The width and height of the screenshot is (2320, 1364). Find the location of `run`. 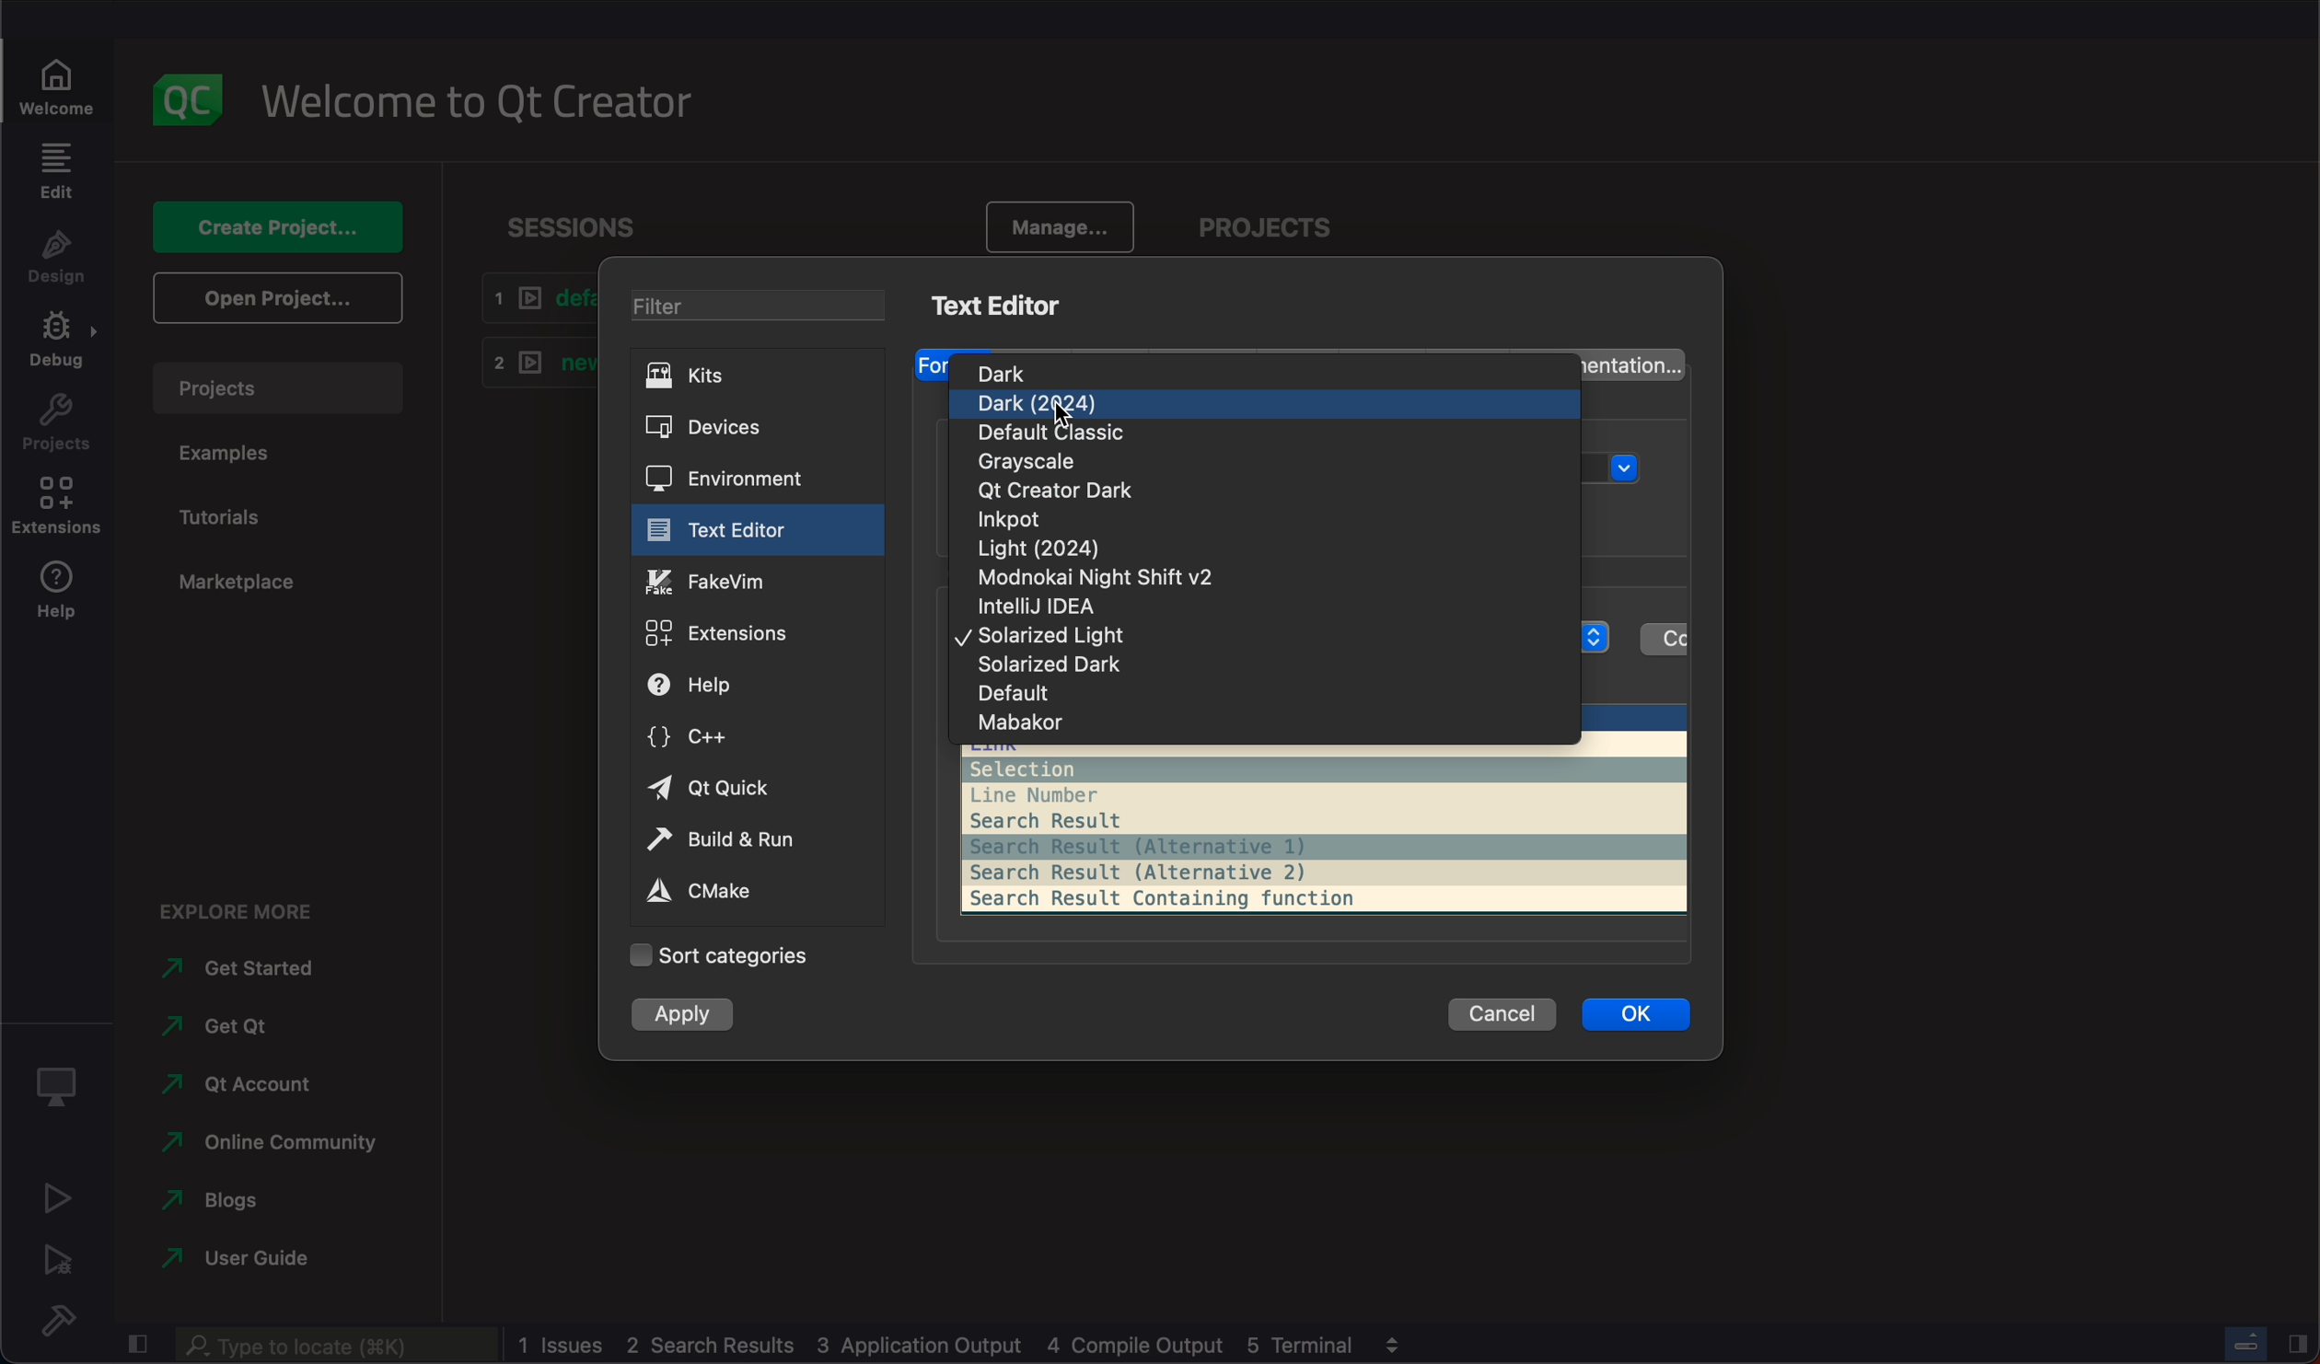

run is located at coordinates (52, 1201).